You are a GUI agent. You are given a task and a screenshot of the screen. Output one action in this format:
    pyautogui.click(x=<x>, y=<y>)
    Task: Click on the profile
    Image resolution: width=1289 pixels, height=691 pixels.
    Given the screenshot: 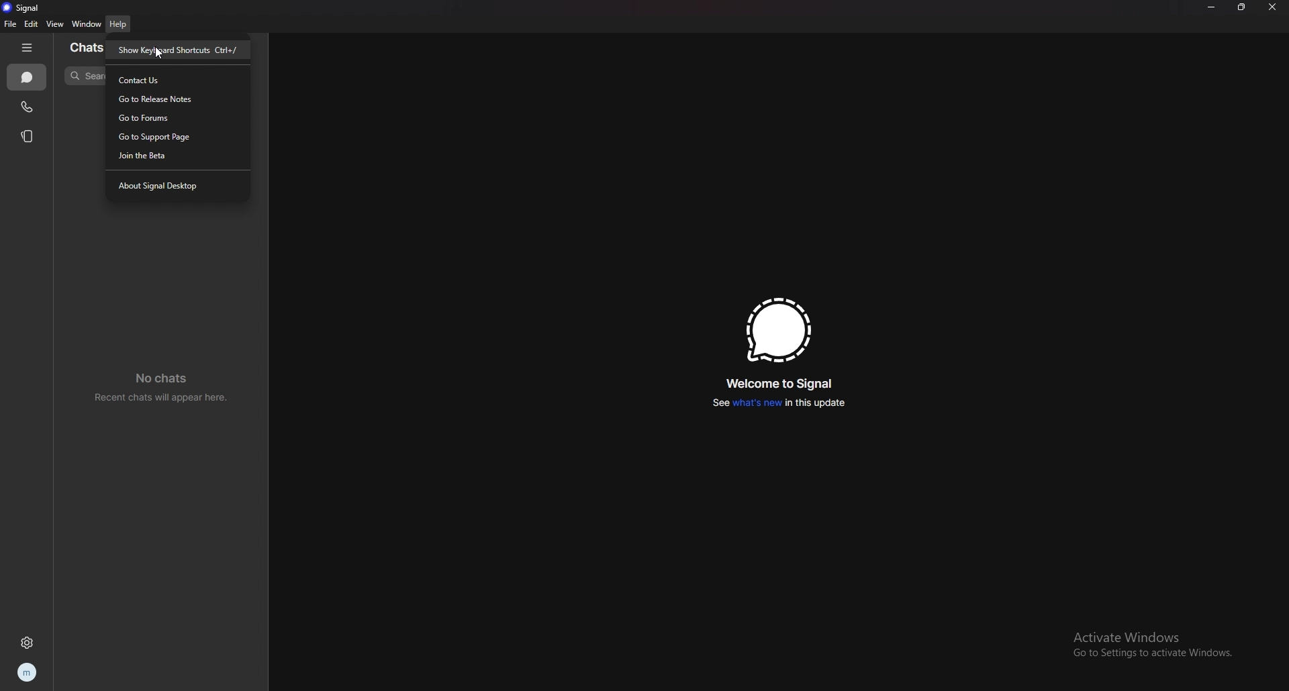 What is the action you would take?
    pyautogui.click(x=28, y=673)
    